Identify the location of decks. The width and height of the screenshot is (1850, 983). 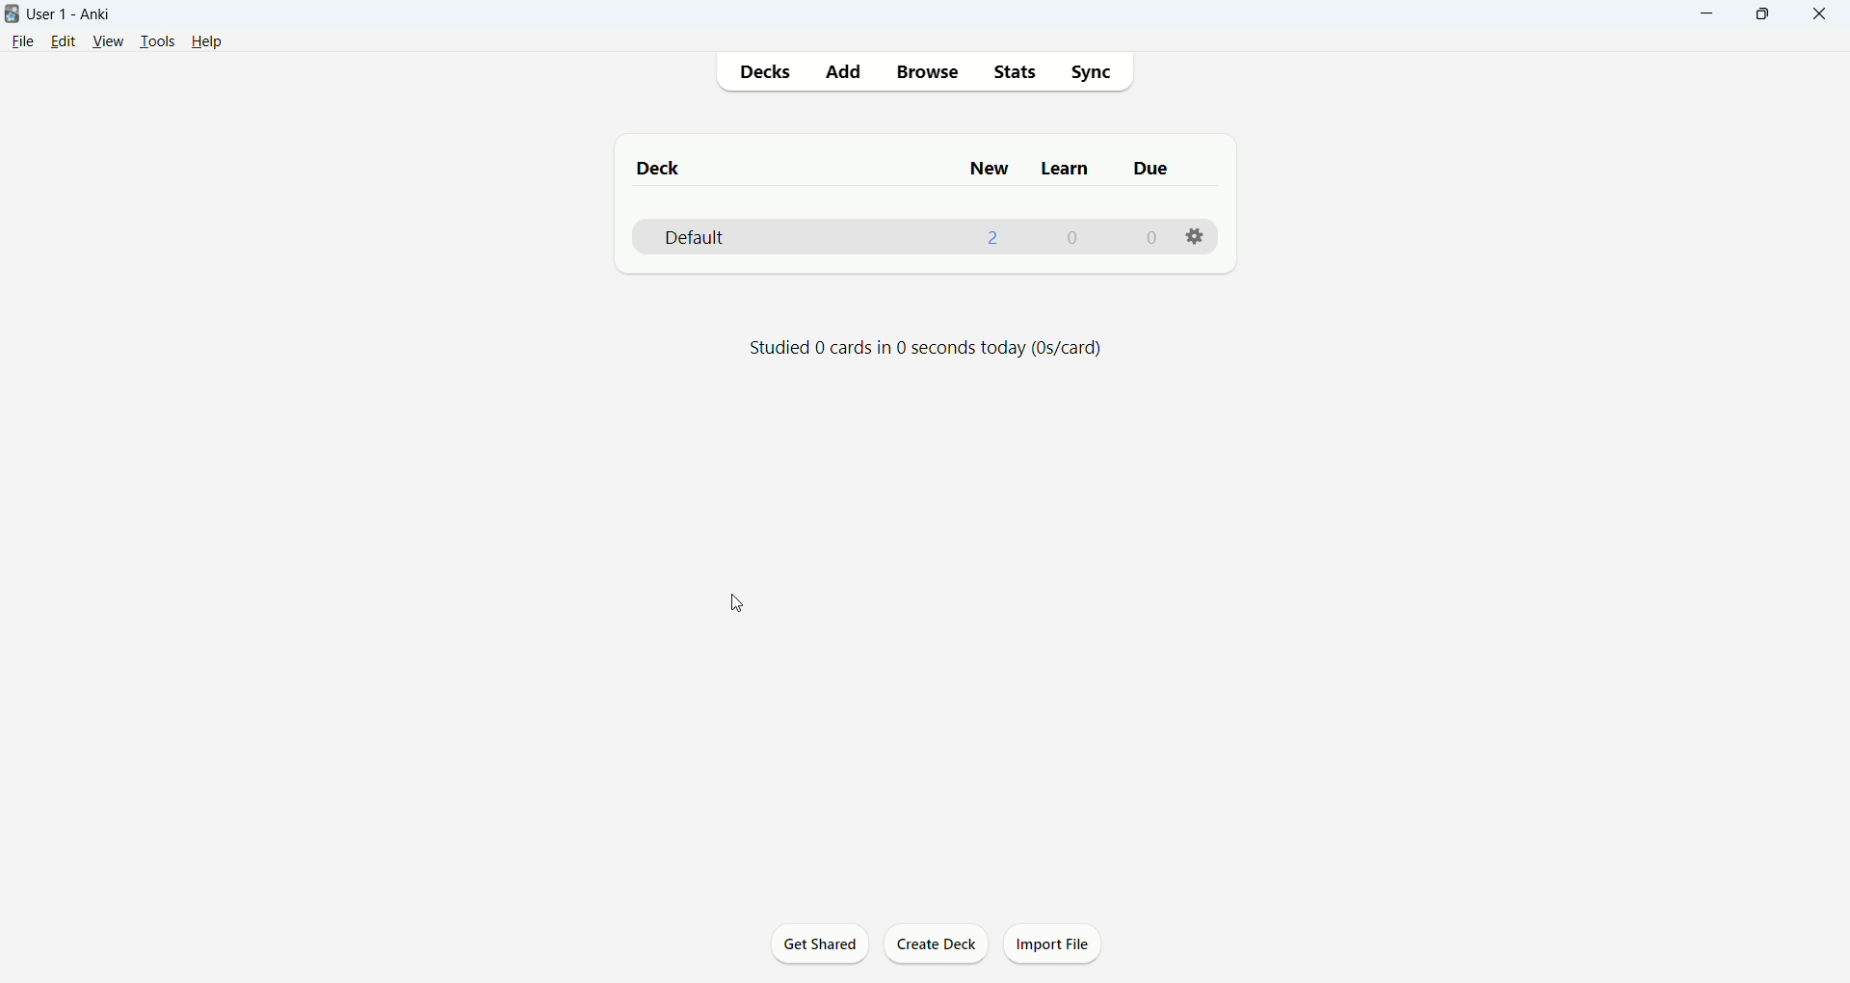
(771, 73).